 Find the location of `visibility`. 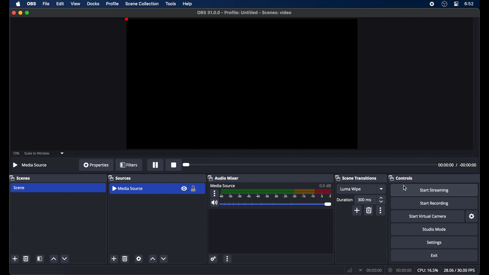

visibility is located at coordinates (184, 188).